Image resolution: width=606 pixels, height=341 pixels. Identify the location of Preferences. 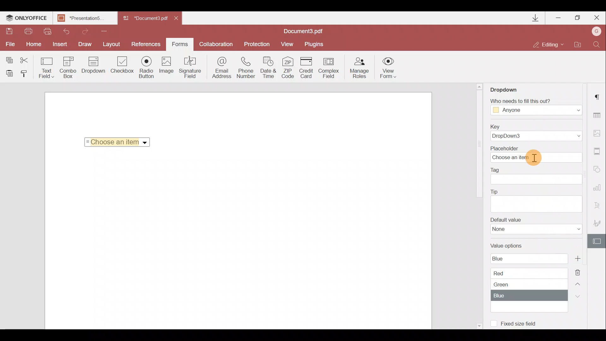
(146, 44).